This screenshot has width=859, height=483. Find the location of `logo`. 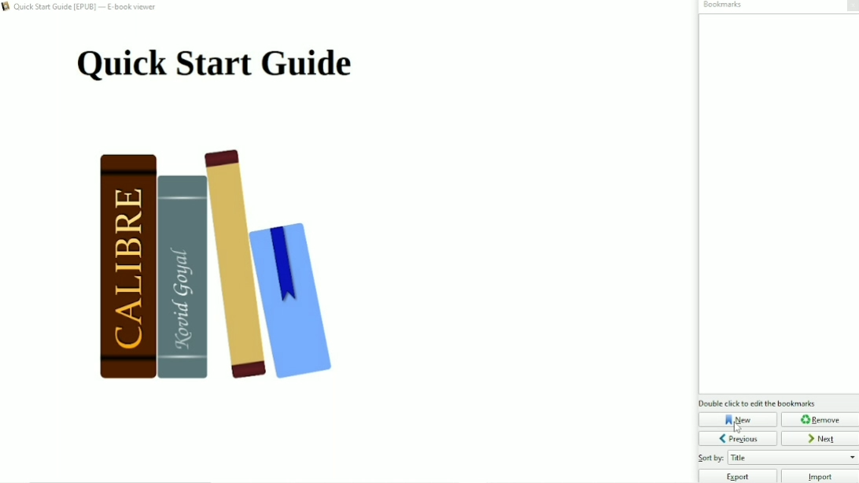

logo is located at coordinates (6, 8).